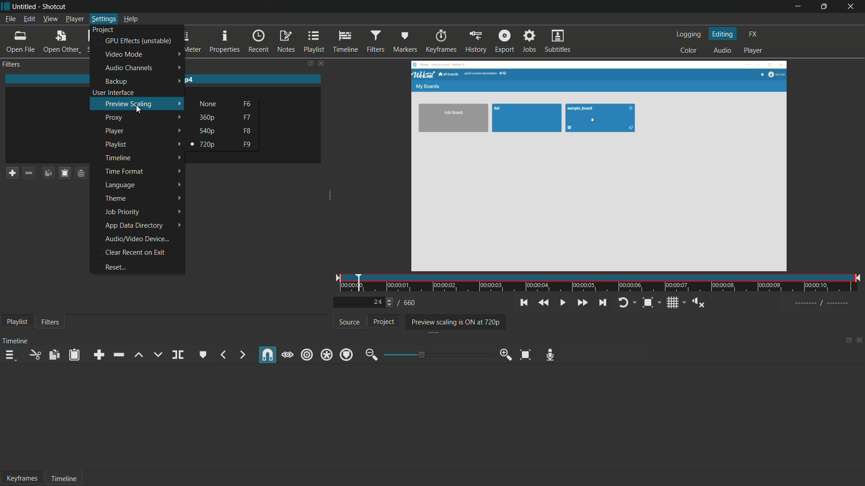  Describe the element at coordinates (56, 7) in the screenshot. I see `app name` at that location.